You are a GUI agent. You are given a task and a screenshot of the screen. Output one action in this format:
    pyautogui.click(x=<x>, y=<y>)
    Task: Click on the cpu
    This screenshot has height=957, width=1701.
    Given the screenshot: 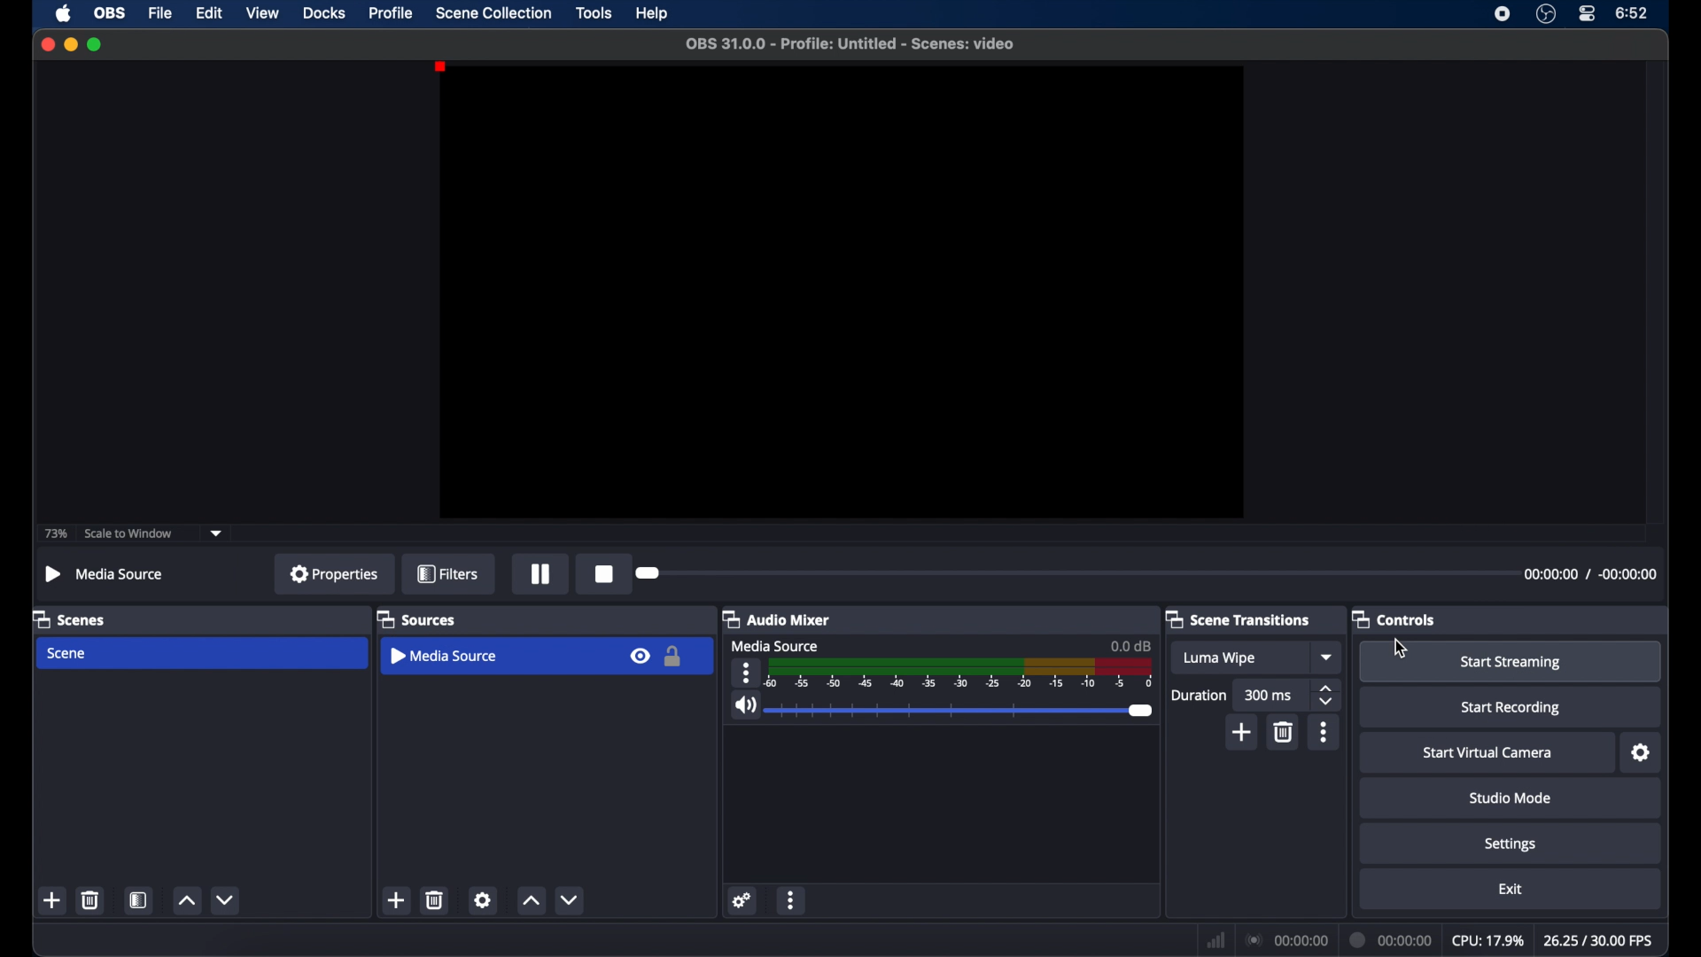 What is the action you would take?
    pyautogui.click(x=1487, y=941)
    